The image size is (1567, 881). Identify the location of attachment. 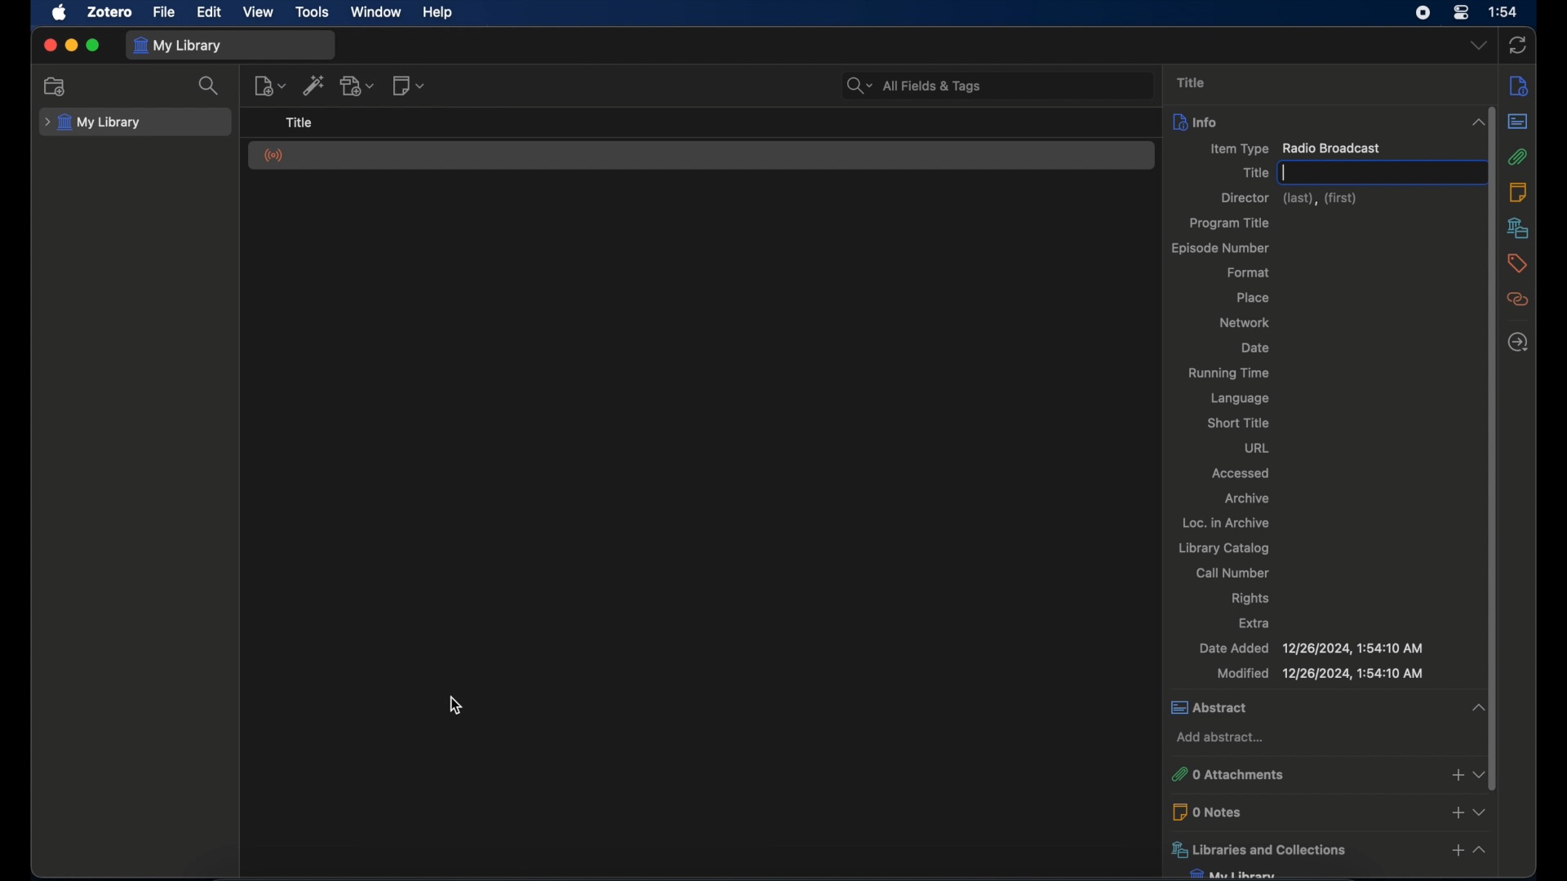
(1519, 157).